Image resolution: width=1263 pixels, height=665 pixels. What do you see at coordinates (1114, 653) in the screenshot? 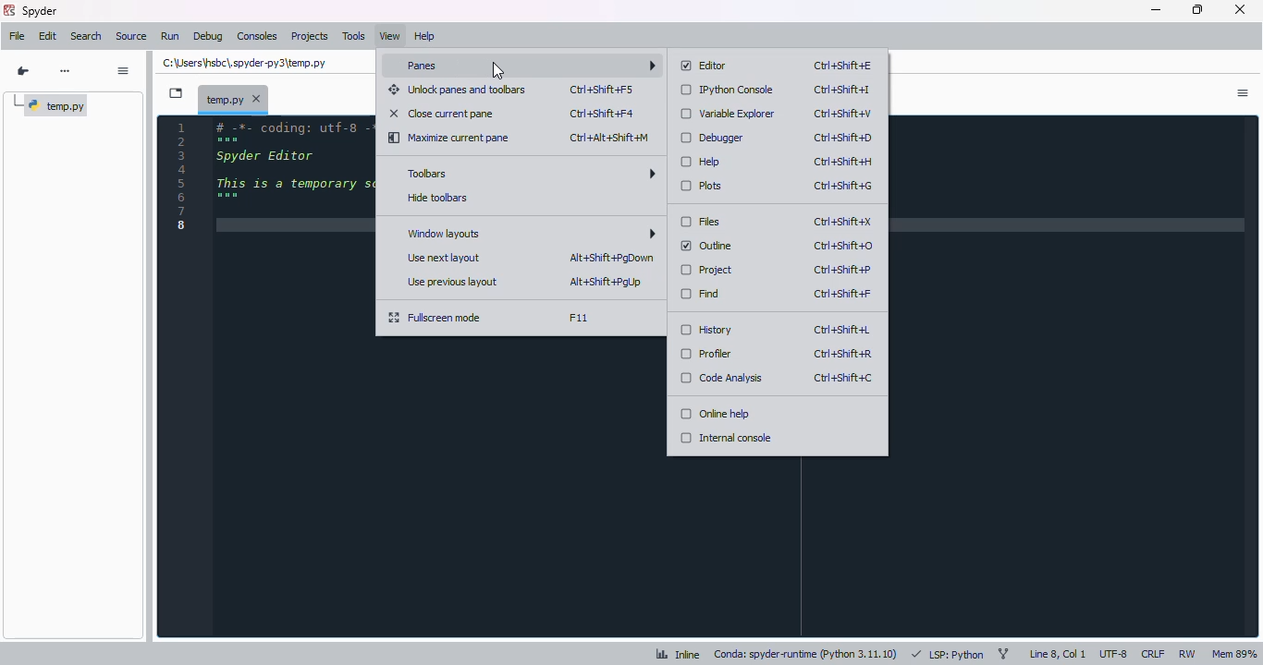
I see `UTF-8` at bounding box center [1114, 653].